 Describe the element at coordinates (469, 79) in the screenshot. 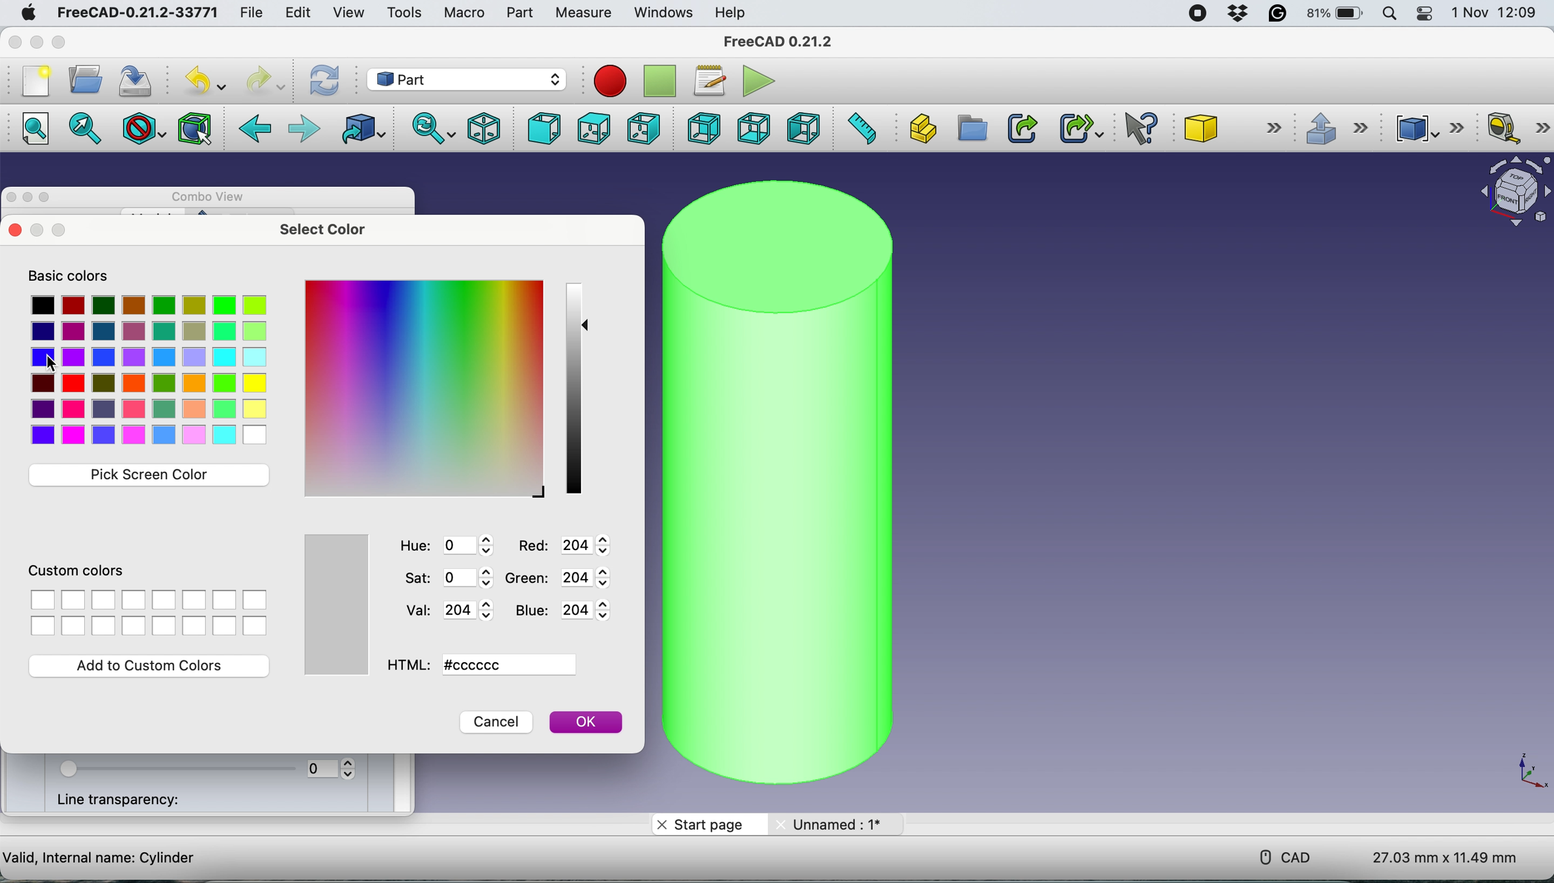

I see `workbench` at that location.